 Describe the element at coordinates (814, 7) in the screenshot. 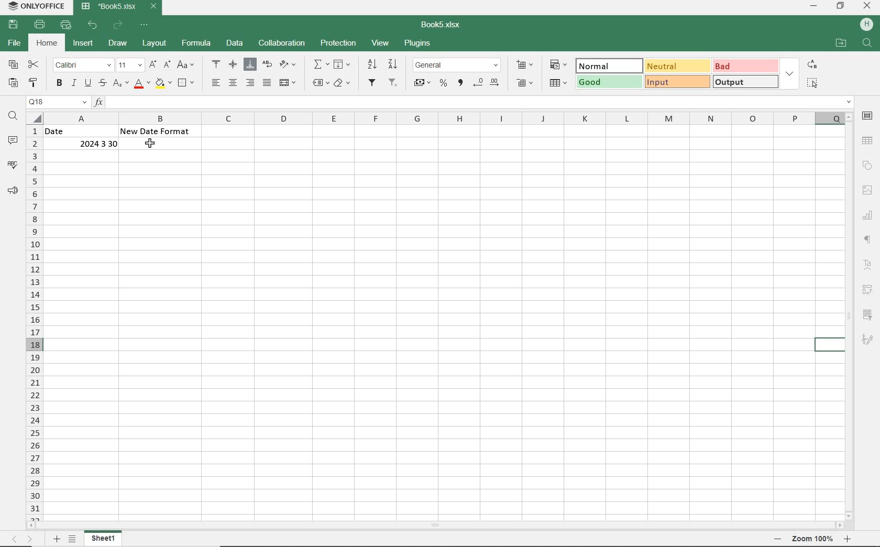

I see `MINIMIZE` at that location.